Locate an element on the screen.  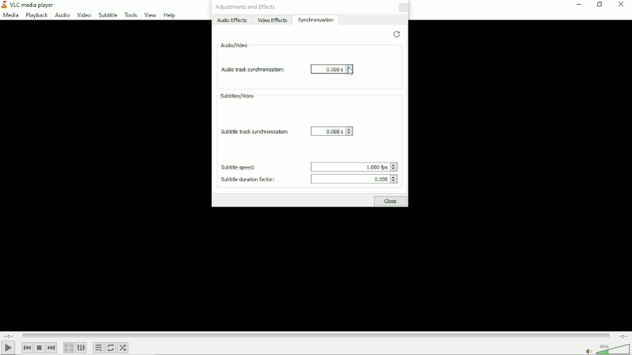
Toggle video in fullscreen is located at coordinates (69, 347).